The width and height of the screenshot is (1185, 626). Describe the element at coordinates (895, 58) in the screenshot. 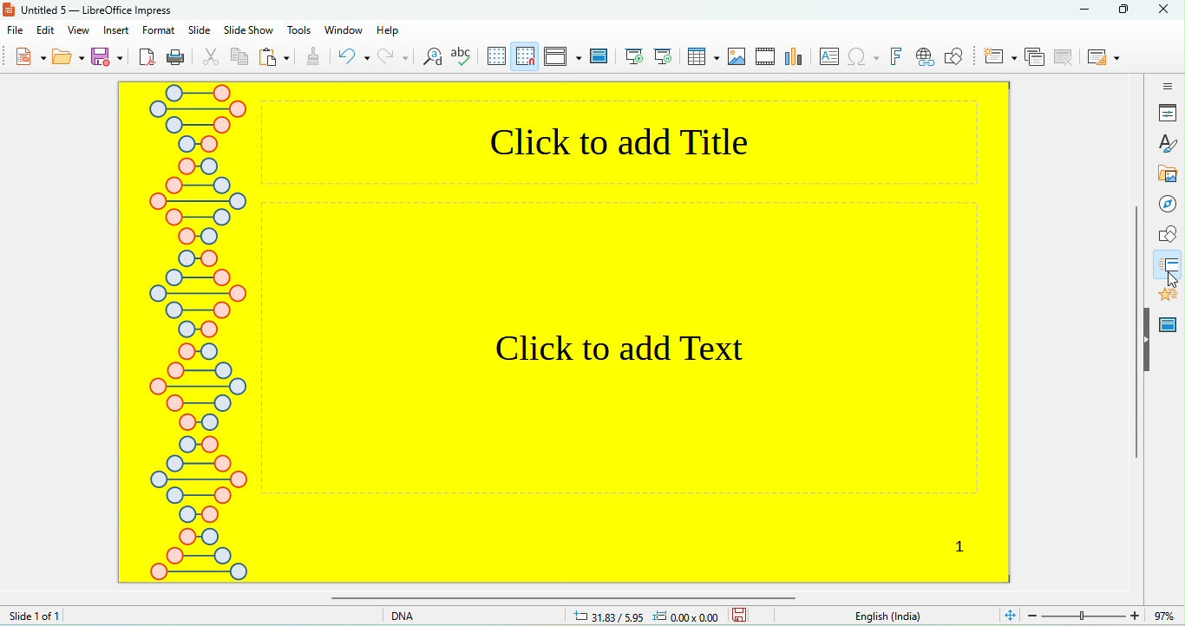

I see `fontwork text ` at that location.